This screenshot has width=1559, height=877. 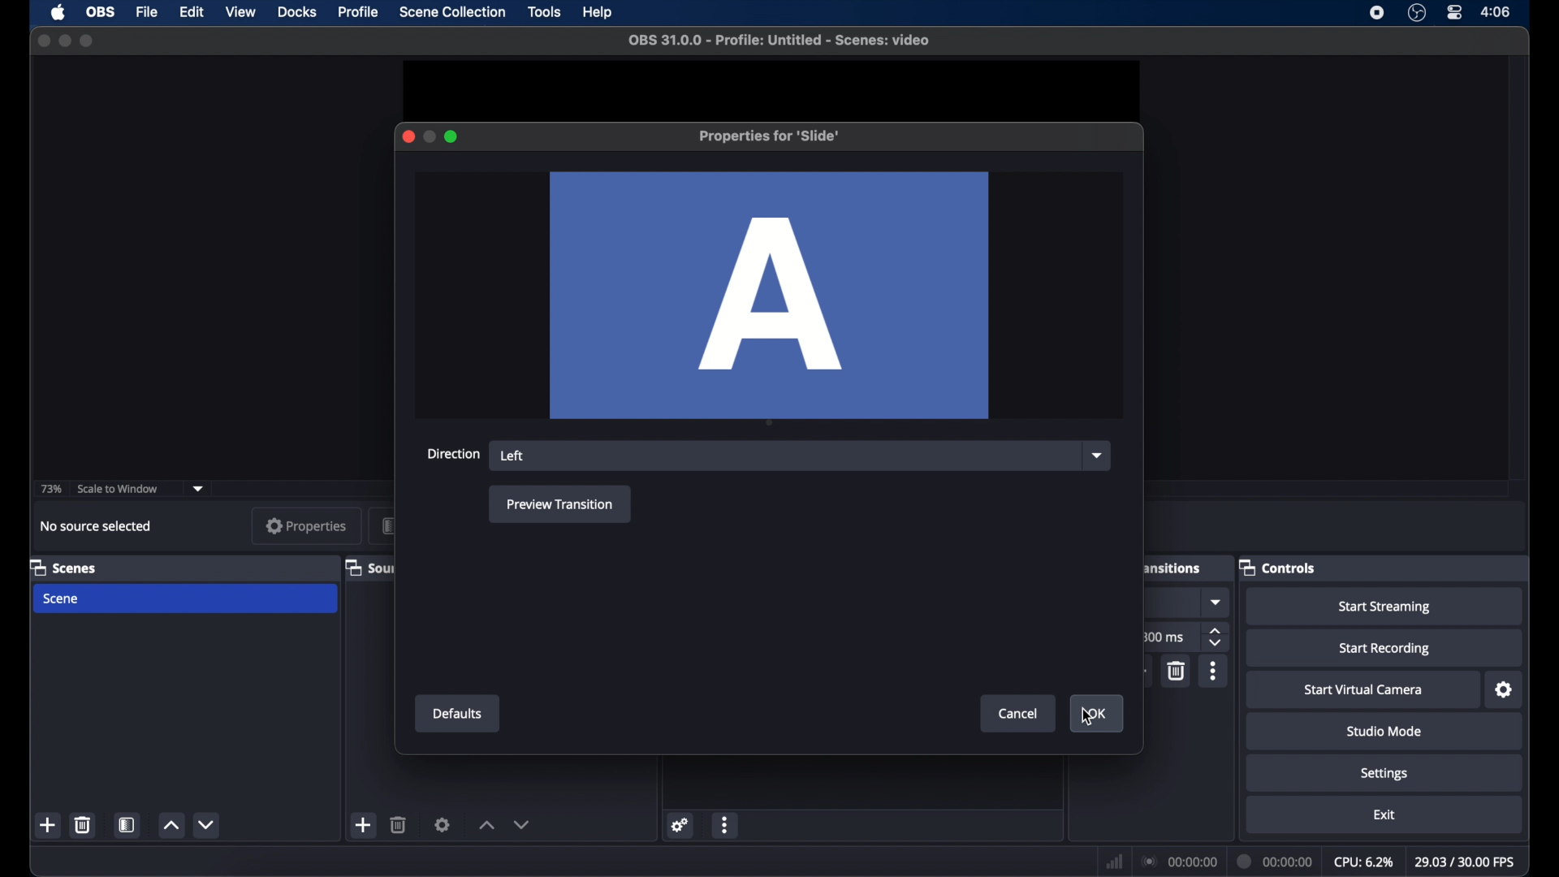 What do you see at coordinates (62, 598) in the screenshot?
I see `scene` at bounding box center [62, 598].